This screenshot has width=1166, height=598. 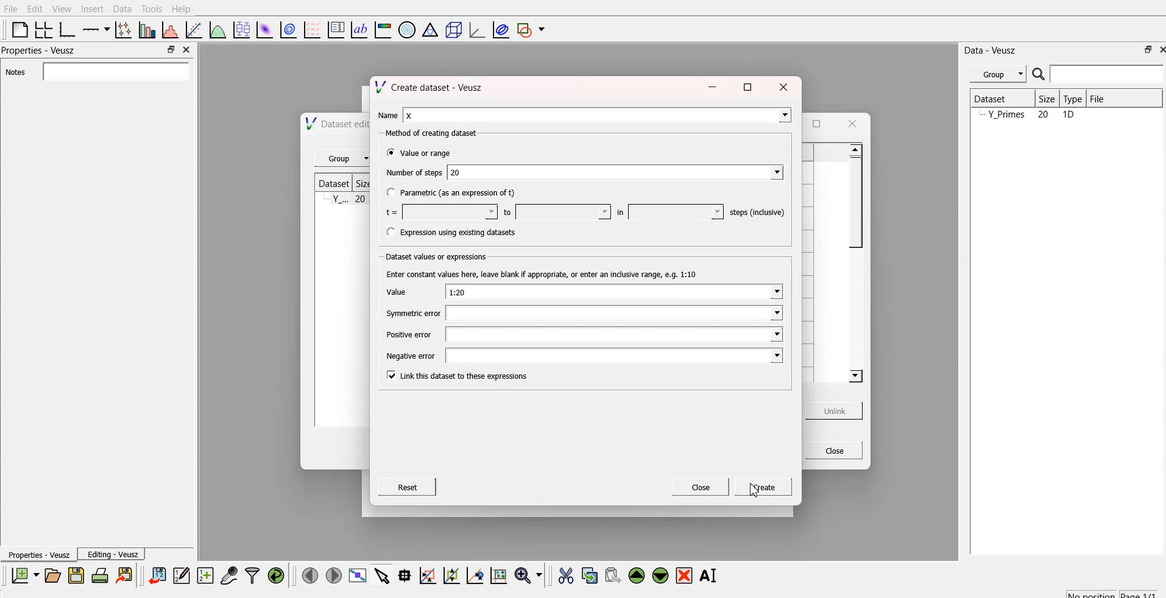 I want to click on Enter constant values here, leave blank if appropriate, or enter an inclusive range, e.g. 1:10, so click(x=547, y=274).